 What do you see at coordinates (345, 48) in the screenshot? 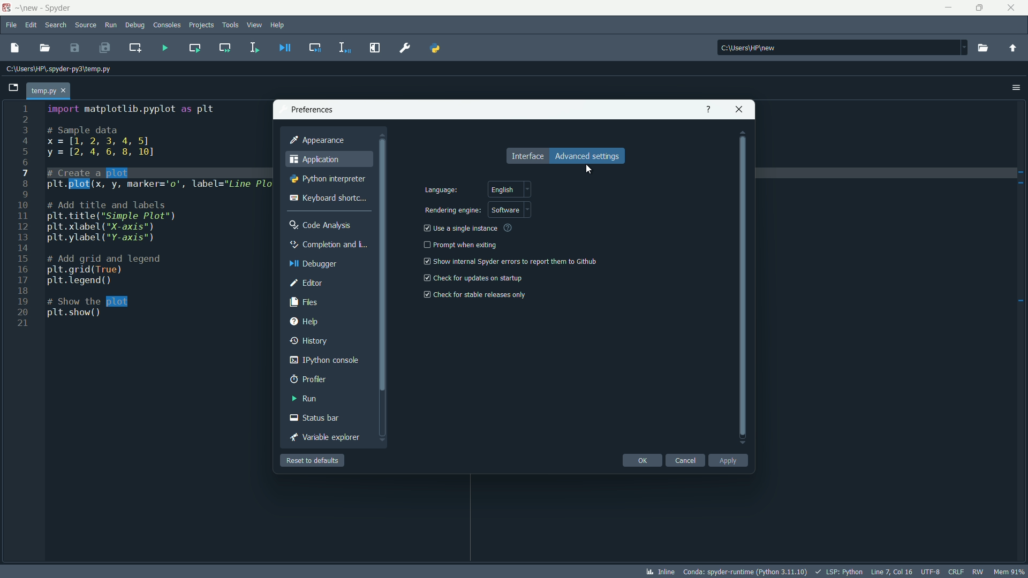
I see `debug selection` at bounding box center [345, 48].